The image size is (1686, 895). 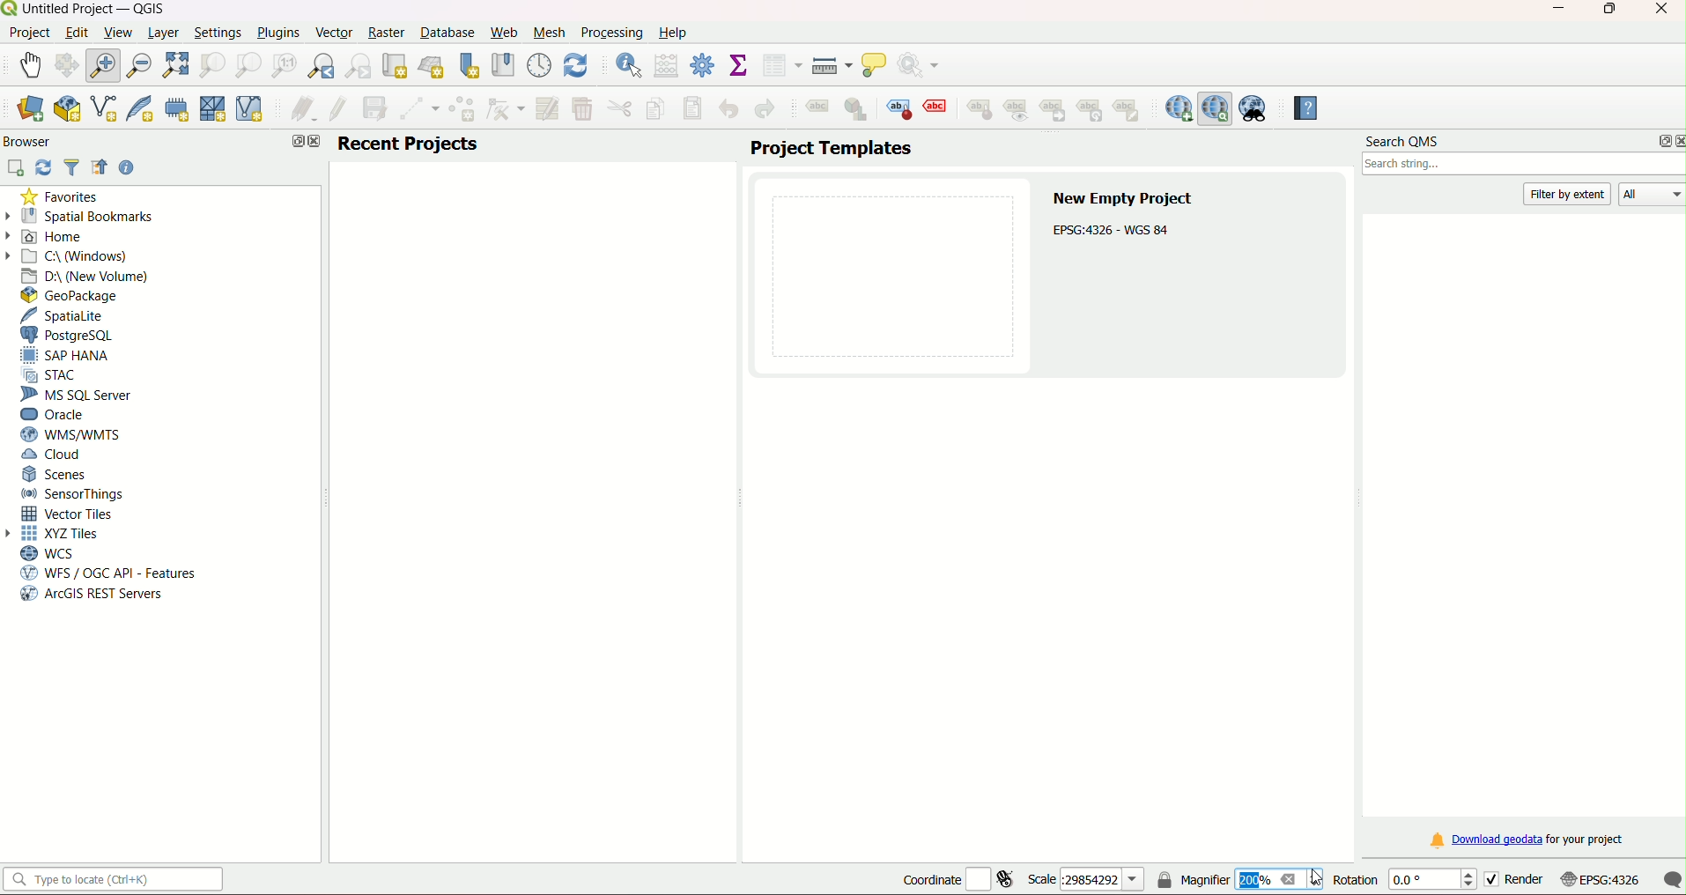 I want to click on text, so click(x=1114, y=230).